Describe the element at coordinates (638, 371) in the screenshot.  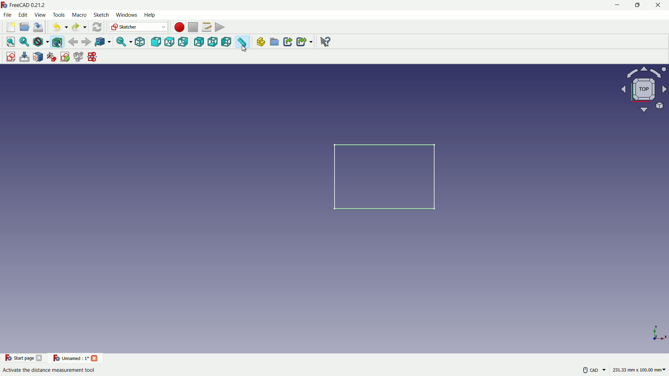
I see `measuring unit` at that location.